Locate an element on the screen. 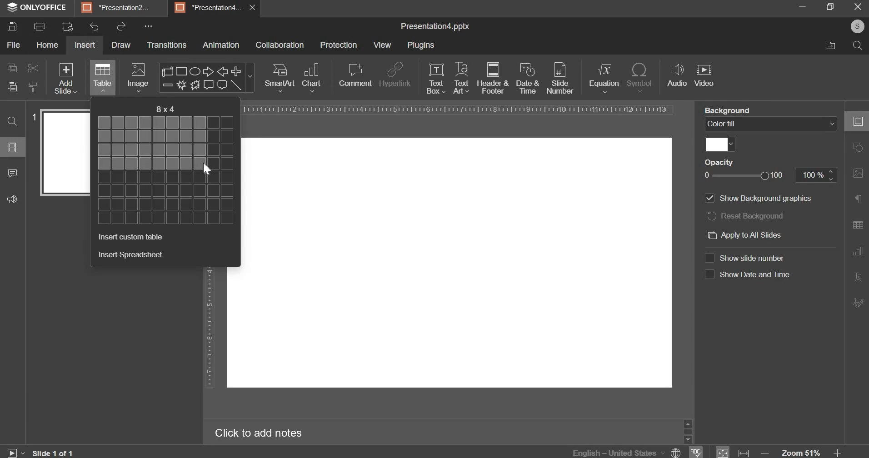  shapes is located at coordinates (206, 78).